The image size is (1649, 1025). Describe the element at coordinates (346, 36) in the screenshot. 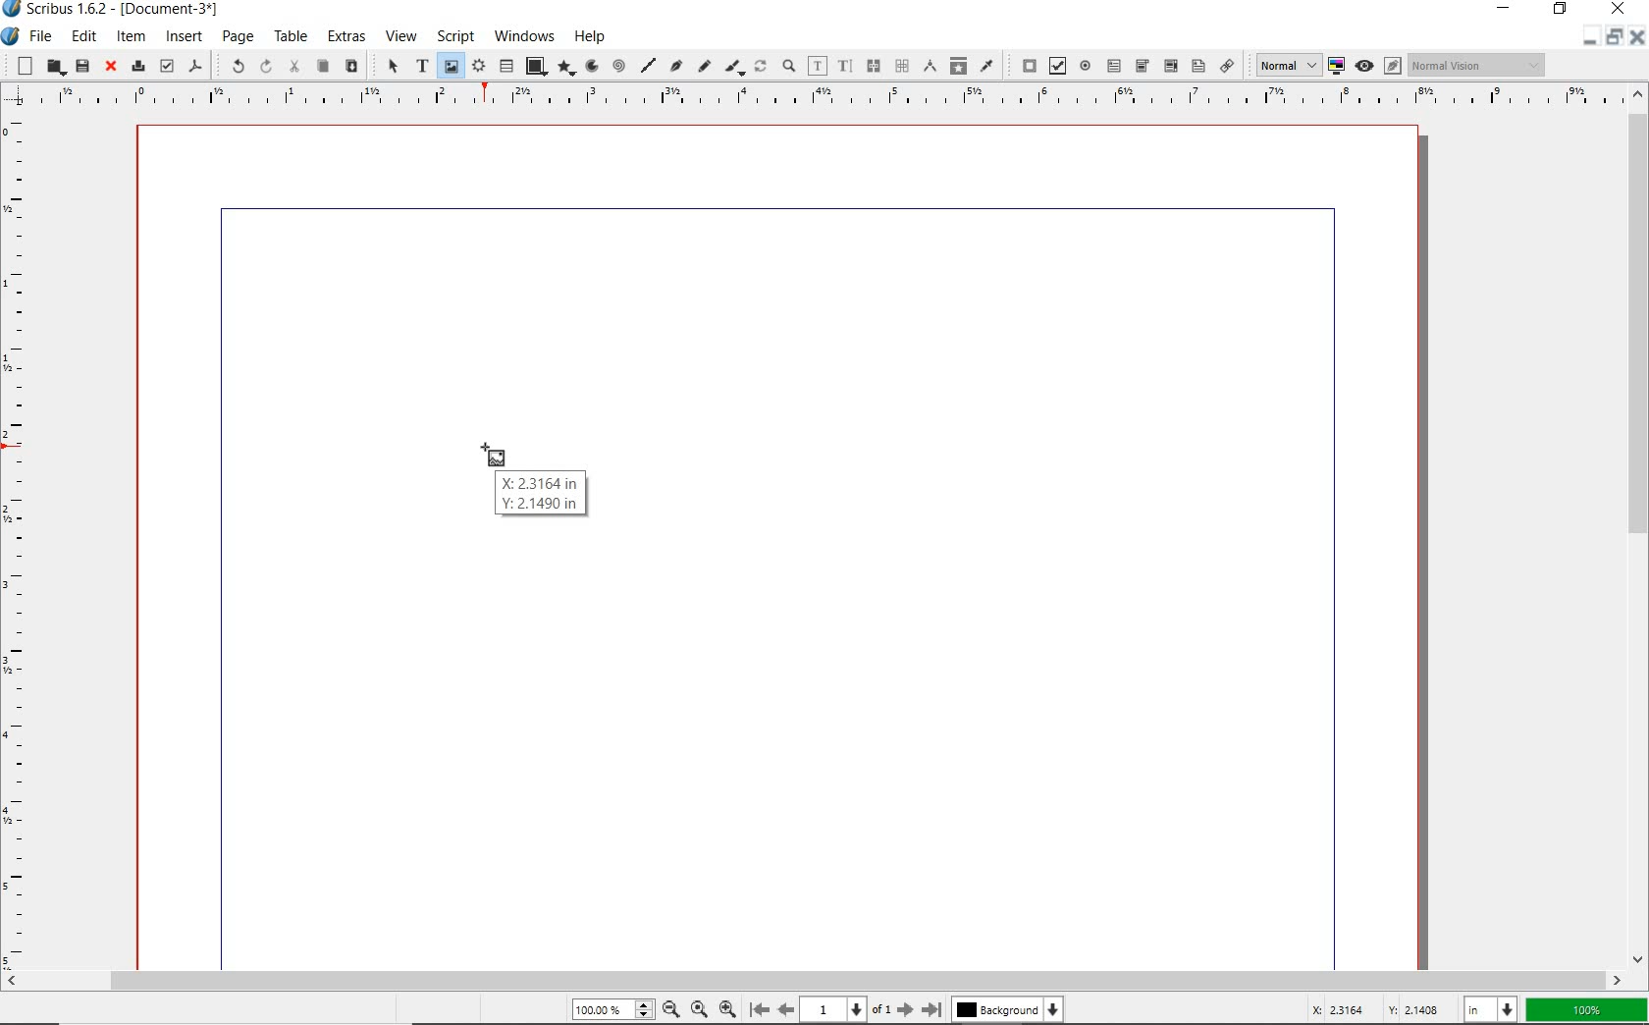

I see `EXTRAS` at that location.